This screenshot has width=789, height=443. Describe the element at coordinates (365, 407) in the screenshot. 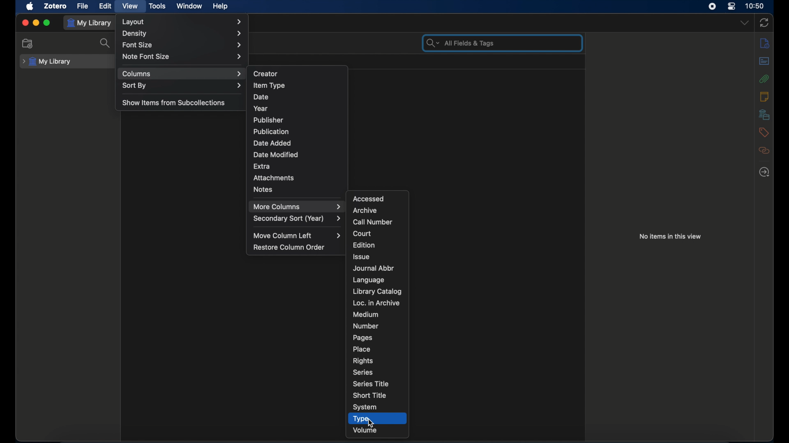

I see `system` at that location.